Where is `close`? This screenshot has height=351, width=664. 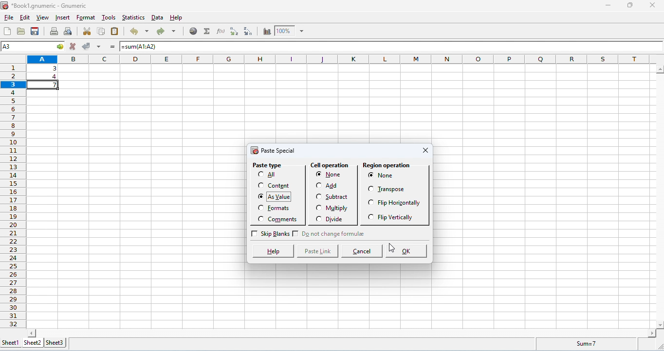 close is located at coordinates (424, 150).